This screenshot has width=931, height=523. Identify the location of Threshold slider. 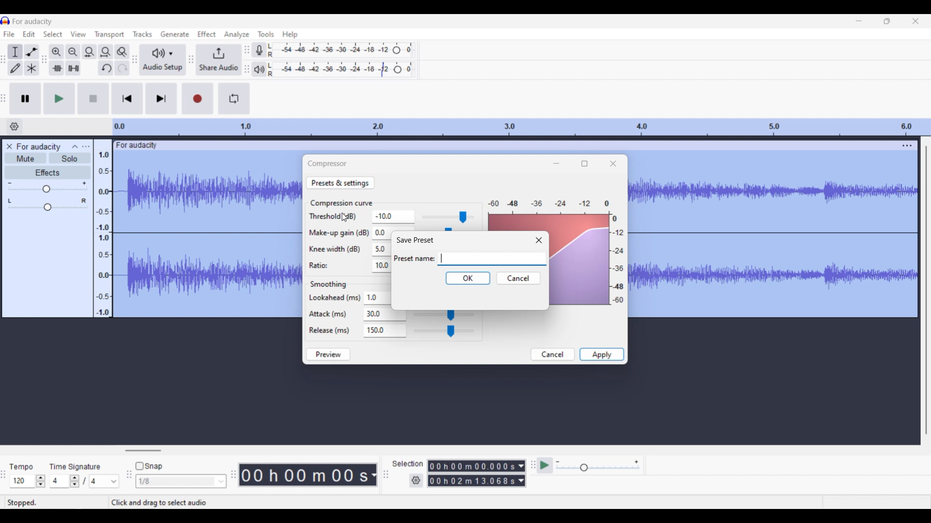
(456, 217).